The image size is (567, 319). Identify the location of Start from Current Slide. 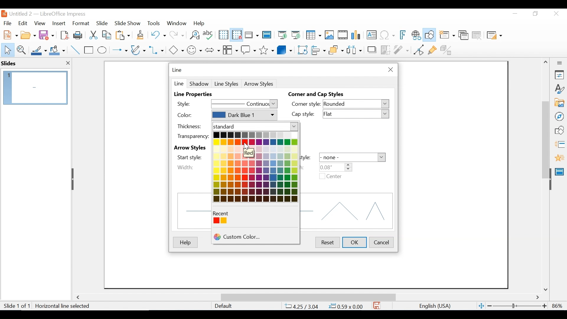
(296, 35).